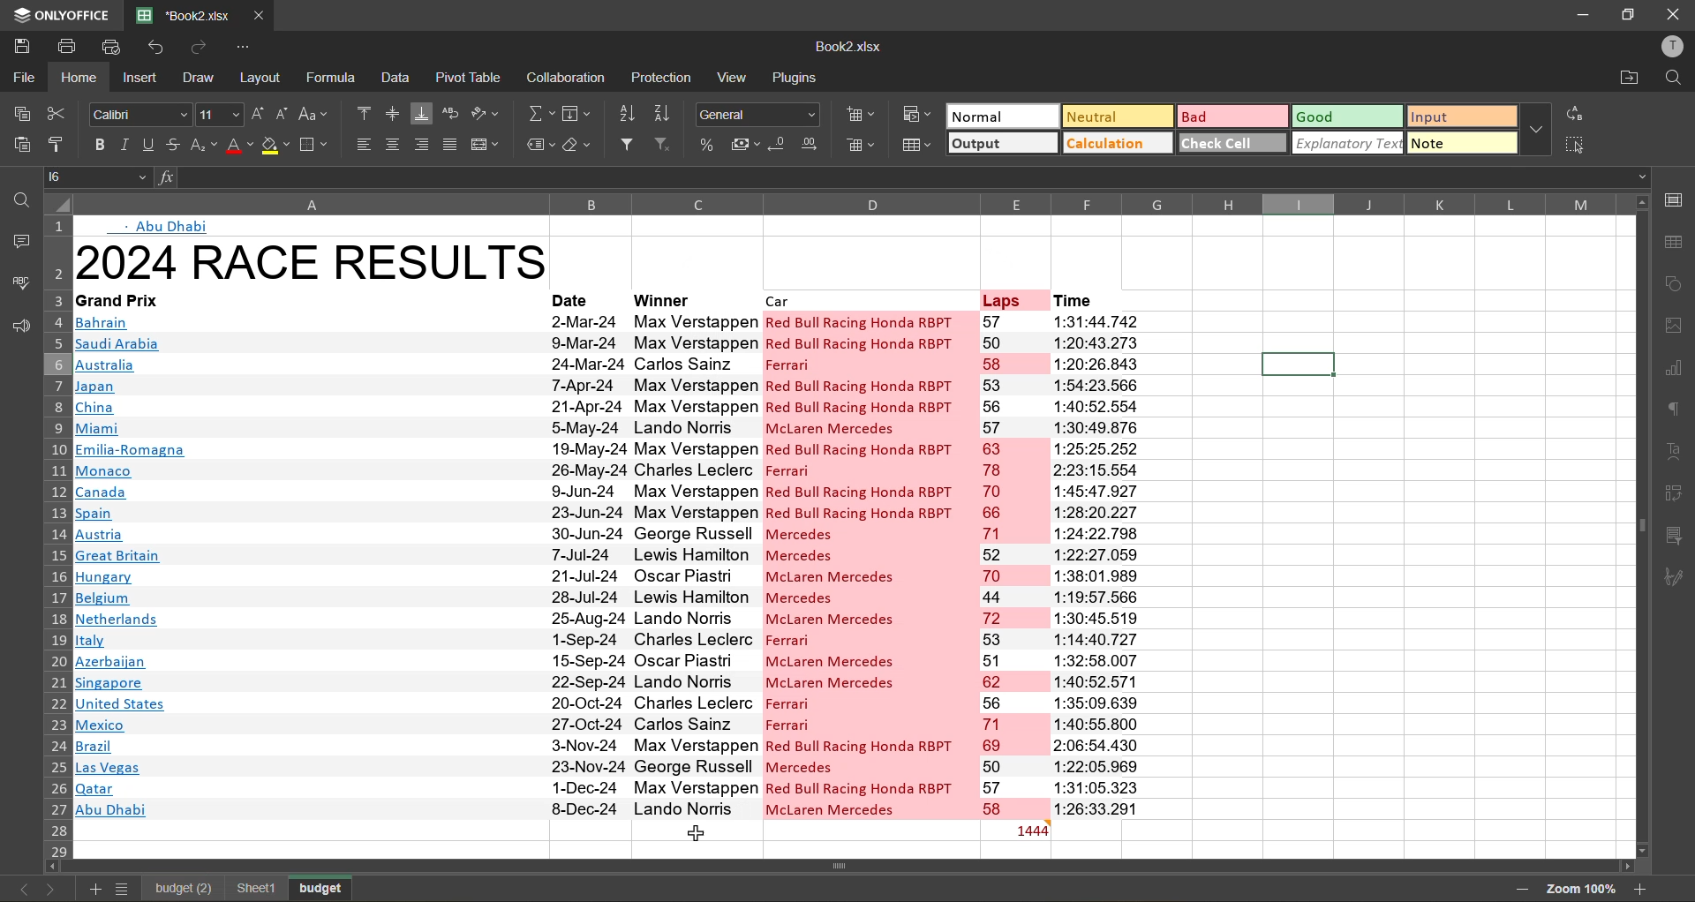  What do you see at coordinates (1676, 371) in the screenshot?
I see `charts` at bounding box center [1676, 371].